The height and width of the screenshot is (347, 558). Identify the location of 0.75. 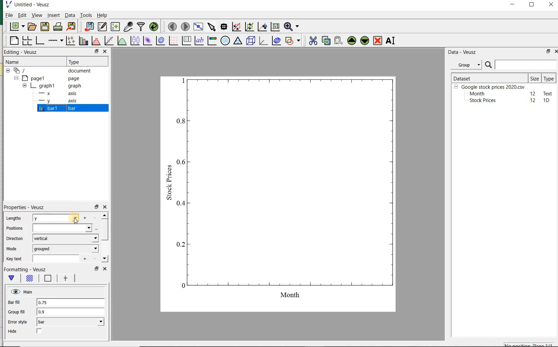
(71, 302).